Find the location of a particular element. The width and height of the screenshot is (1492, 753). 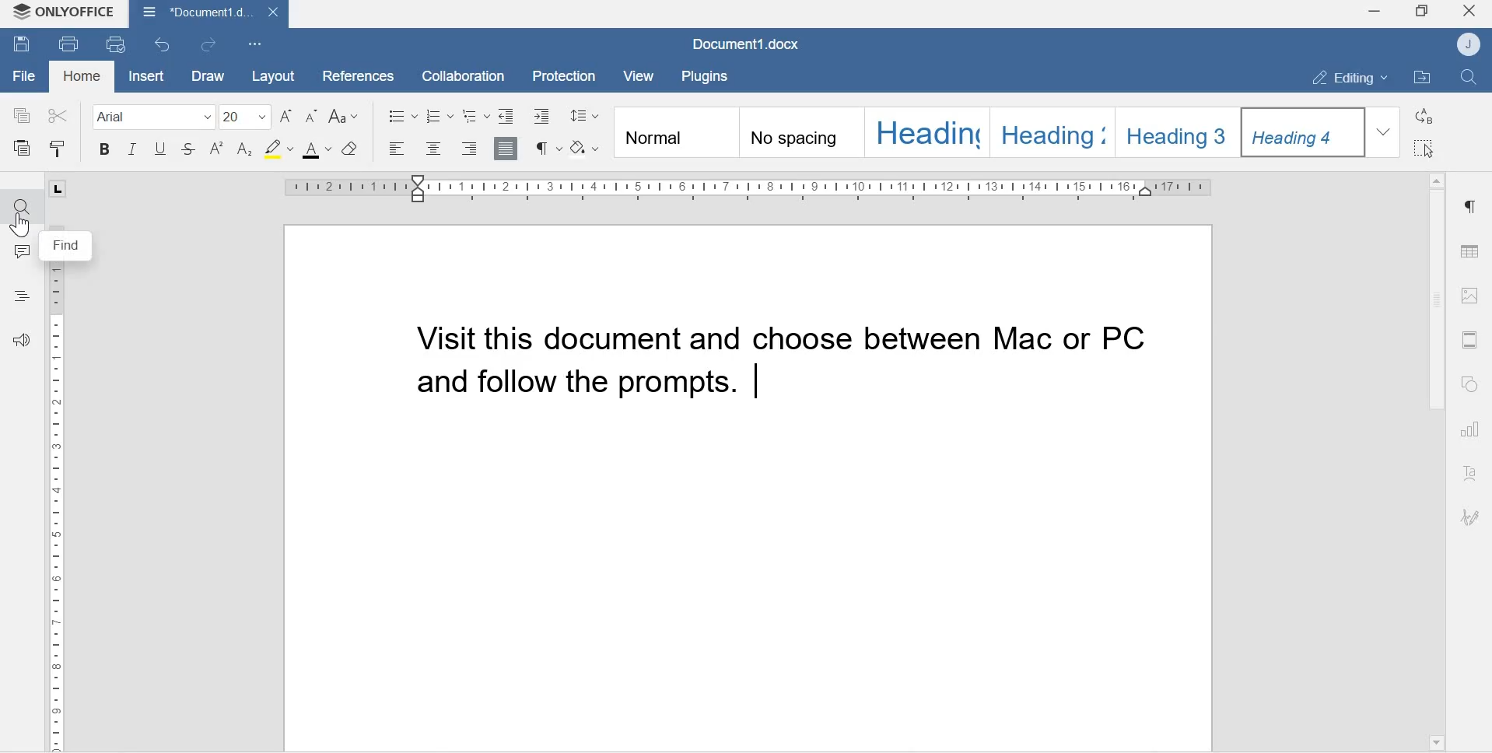

Maximize is located at coordinates (1422, 12).